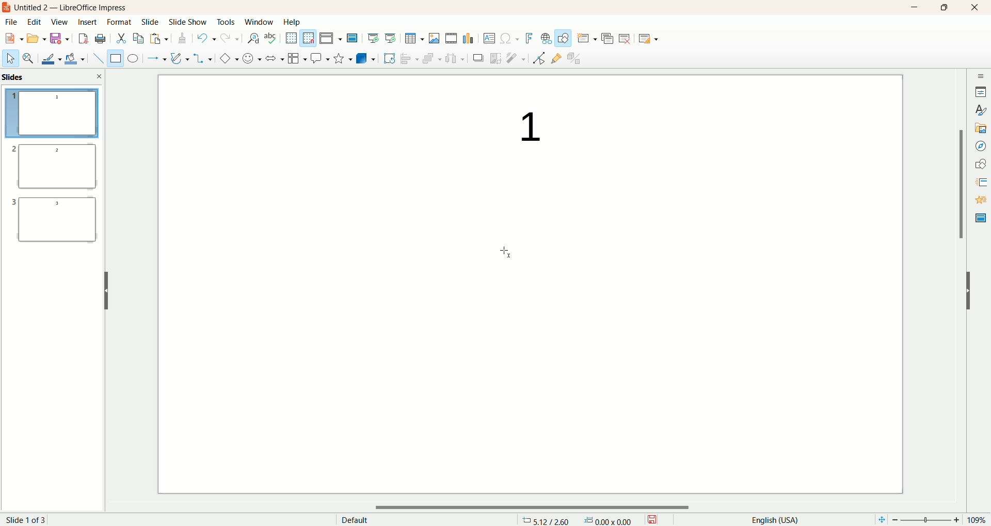  What do you see at coordinates (389, 58) in the screenshot?
I see `rotate` at bounding box center [389, 58].